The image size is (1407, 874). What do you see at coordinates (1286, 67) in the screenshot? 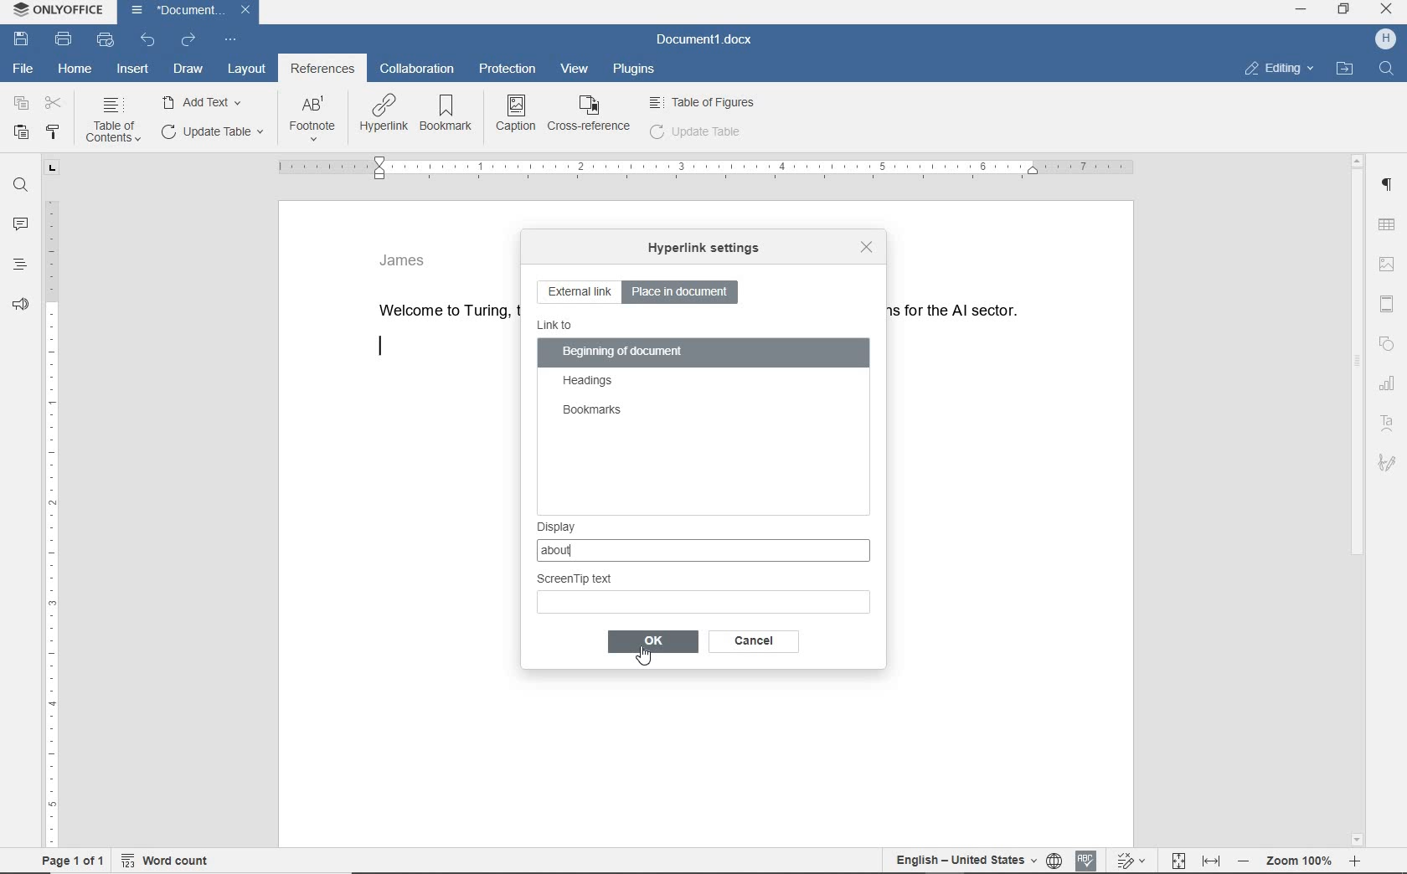
I see `Editing` at bounding box center [1286, 67].